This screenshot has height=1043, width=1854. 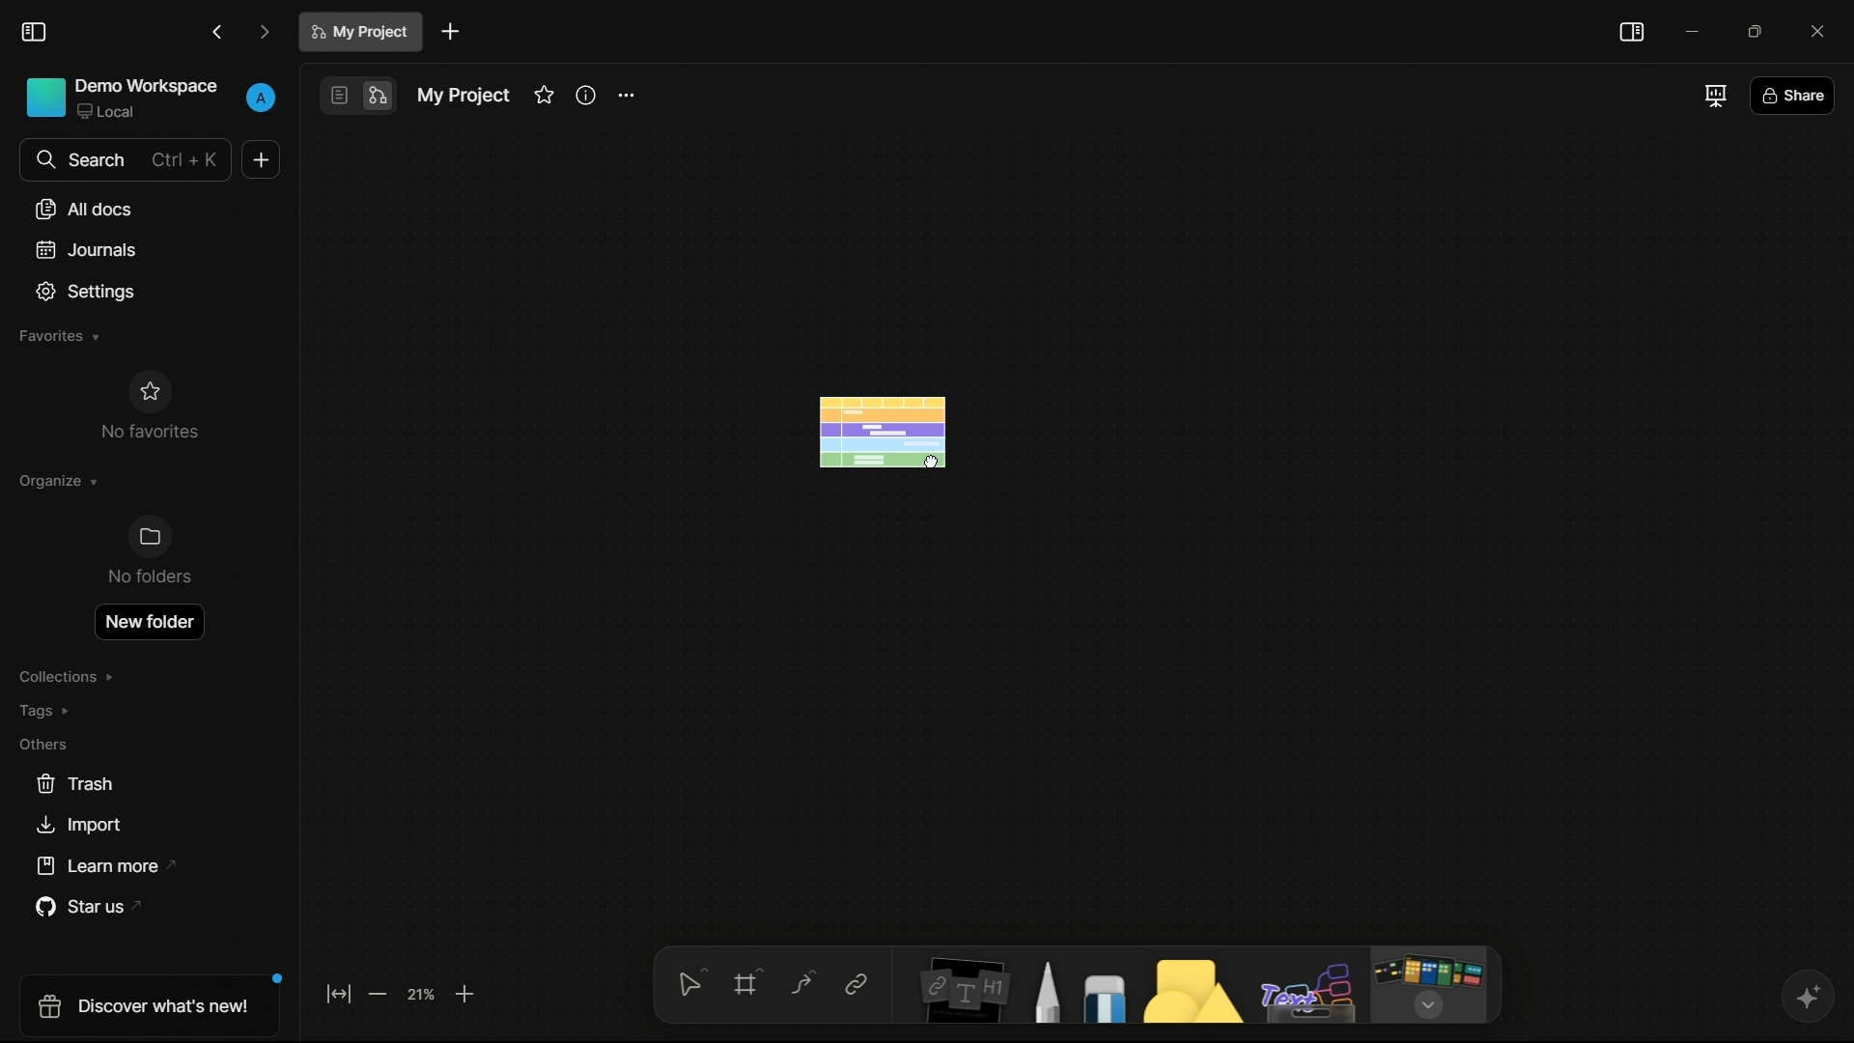 I want to click on shapes, so click(x=1195, y=994).